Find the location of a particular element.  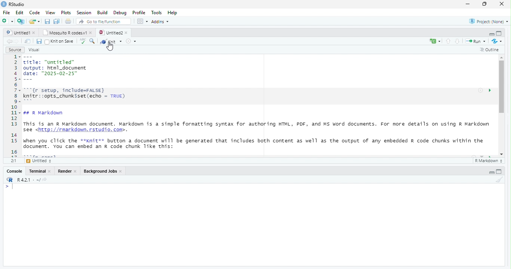

when you click the **knit** button a document will be generated that includes both content as well as the output of any embedded R code chunks within the document. You can embed an R code chunk like this is located at coordinates (257, 144).